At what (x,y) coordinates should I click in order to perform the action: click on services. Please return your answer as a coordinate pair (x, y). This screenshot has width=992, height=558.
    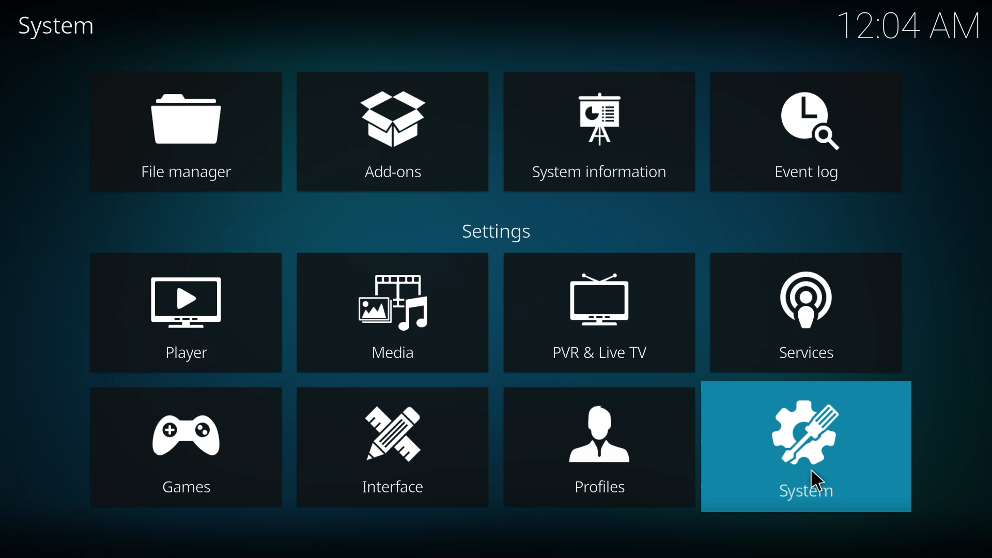
    Looking at the image, I should click on (810, 312).